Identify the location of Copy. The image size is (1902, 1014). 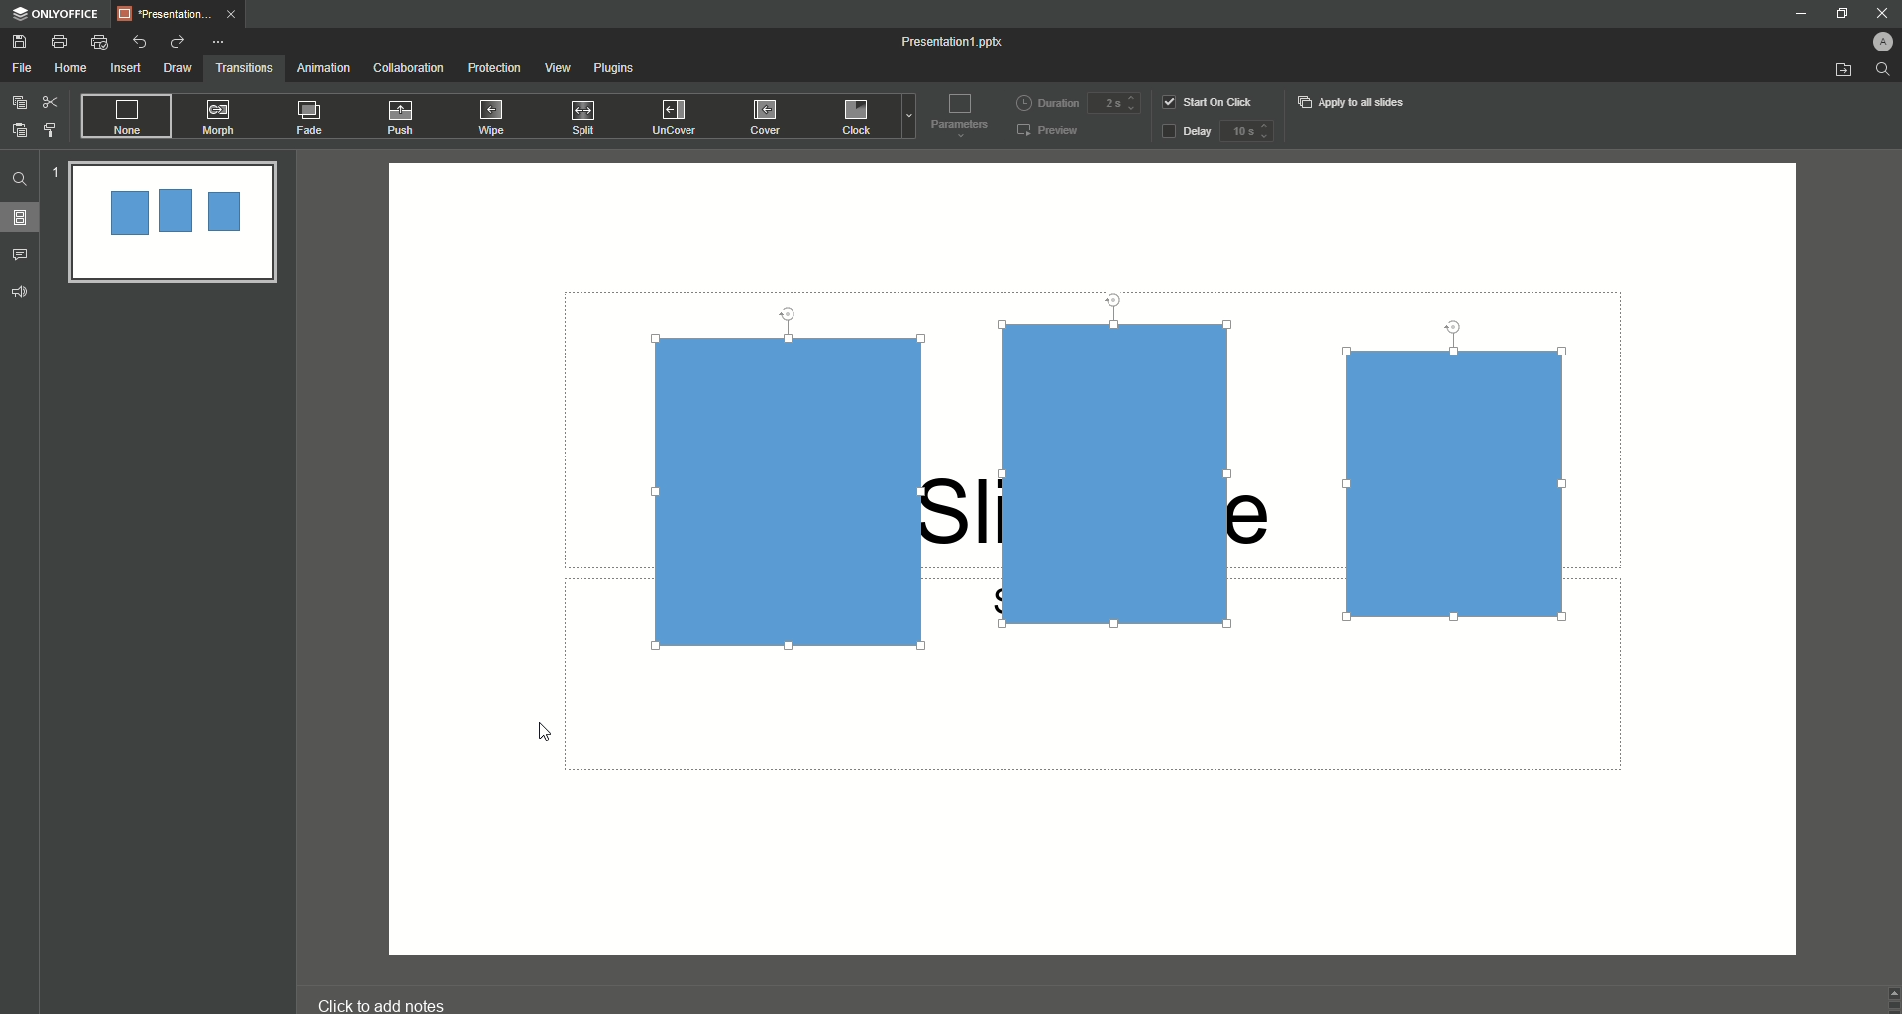
(19, 102).